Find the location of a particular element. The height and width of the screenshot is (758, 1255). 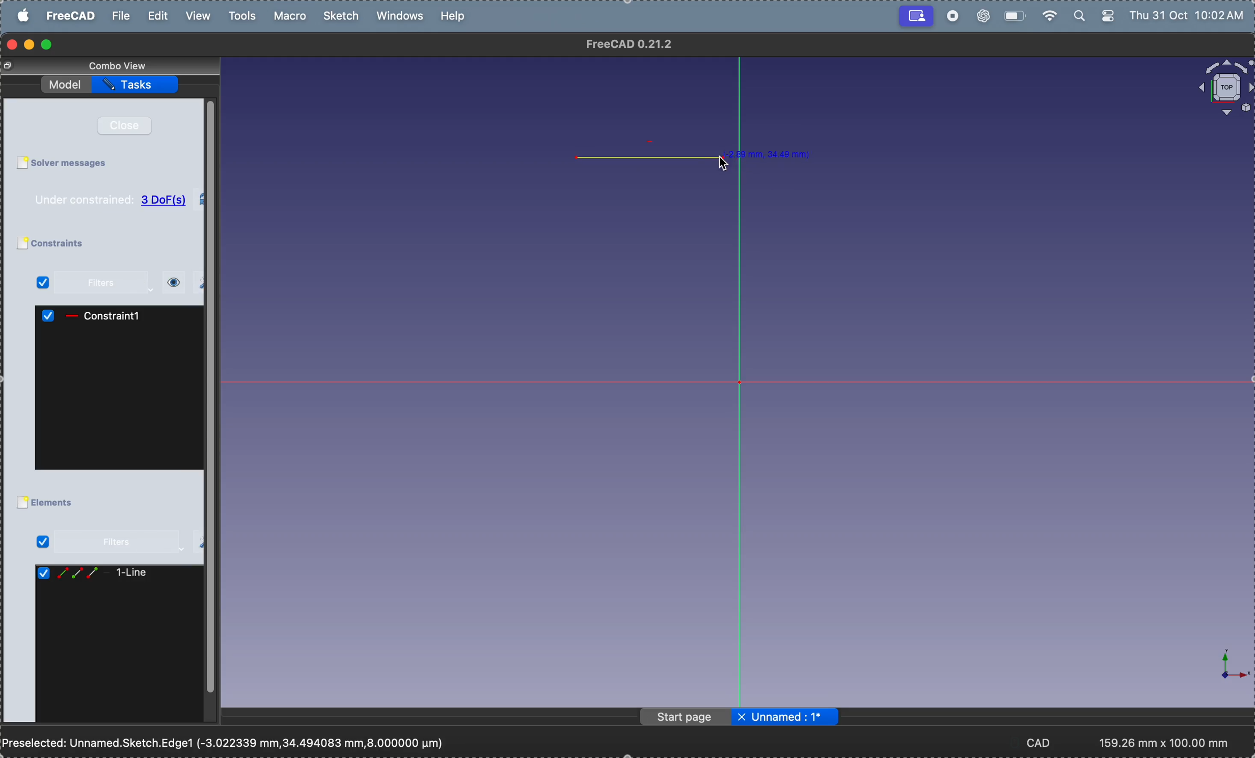

close file is located at coordinates (742, 718).